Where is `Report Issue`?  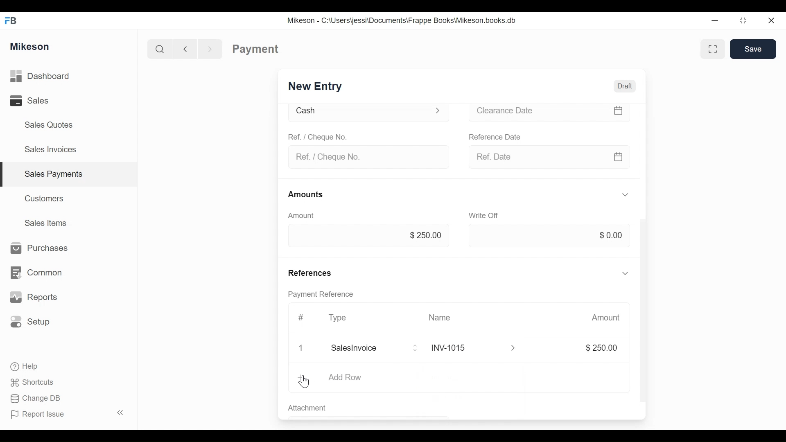
Report Issue is located at coordinates (41, 415).